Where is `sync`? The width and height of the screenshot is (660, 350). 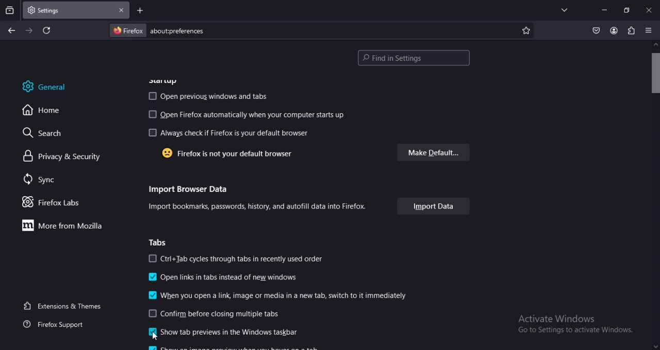
sync is located at coordinates (40, 181).